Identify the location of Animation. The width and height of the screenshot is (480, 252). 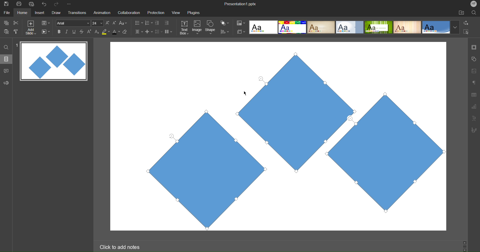
(101, 12).